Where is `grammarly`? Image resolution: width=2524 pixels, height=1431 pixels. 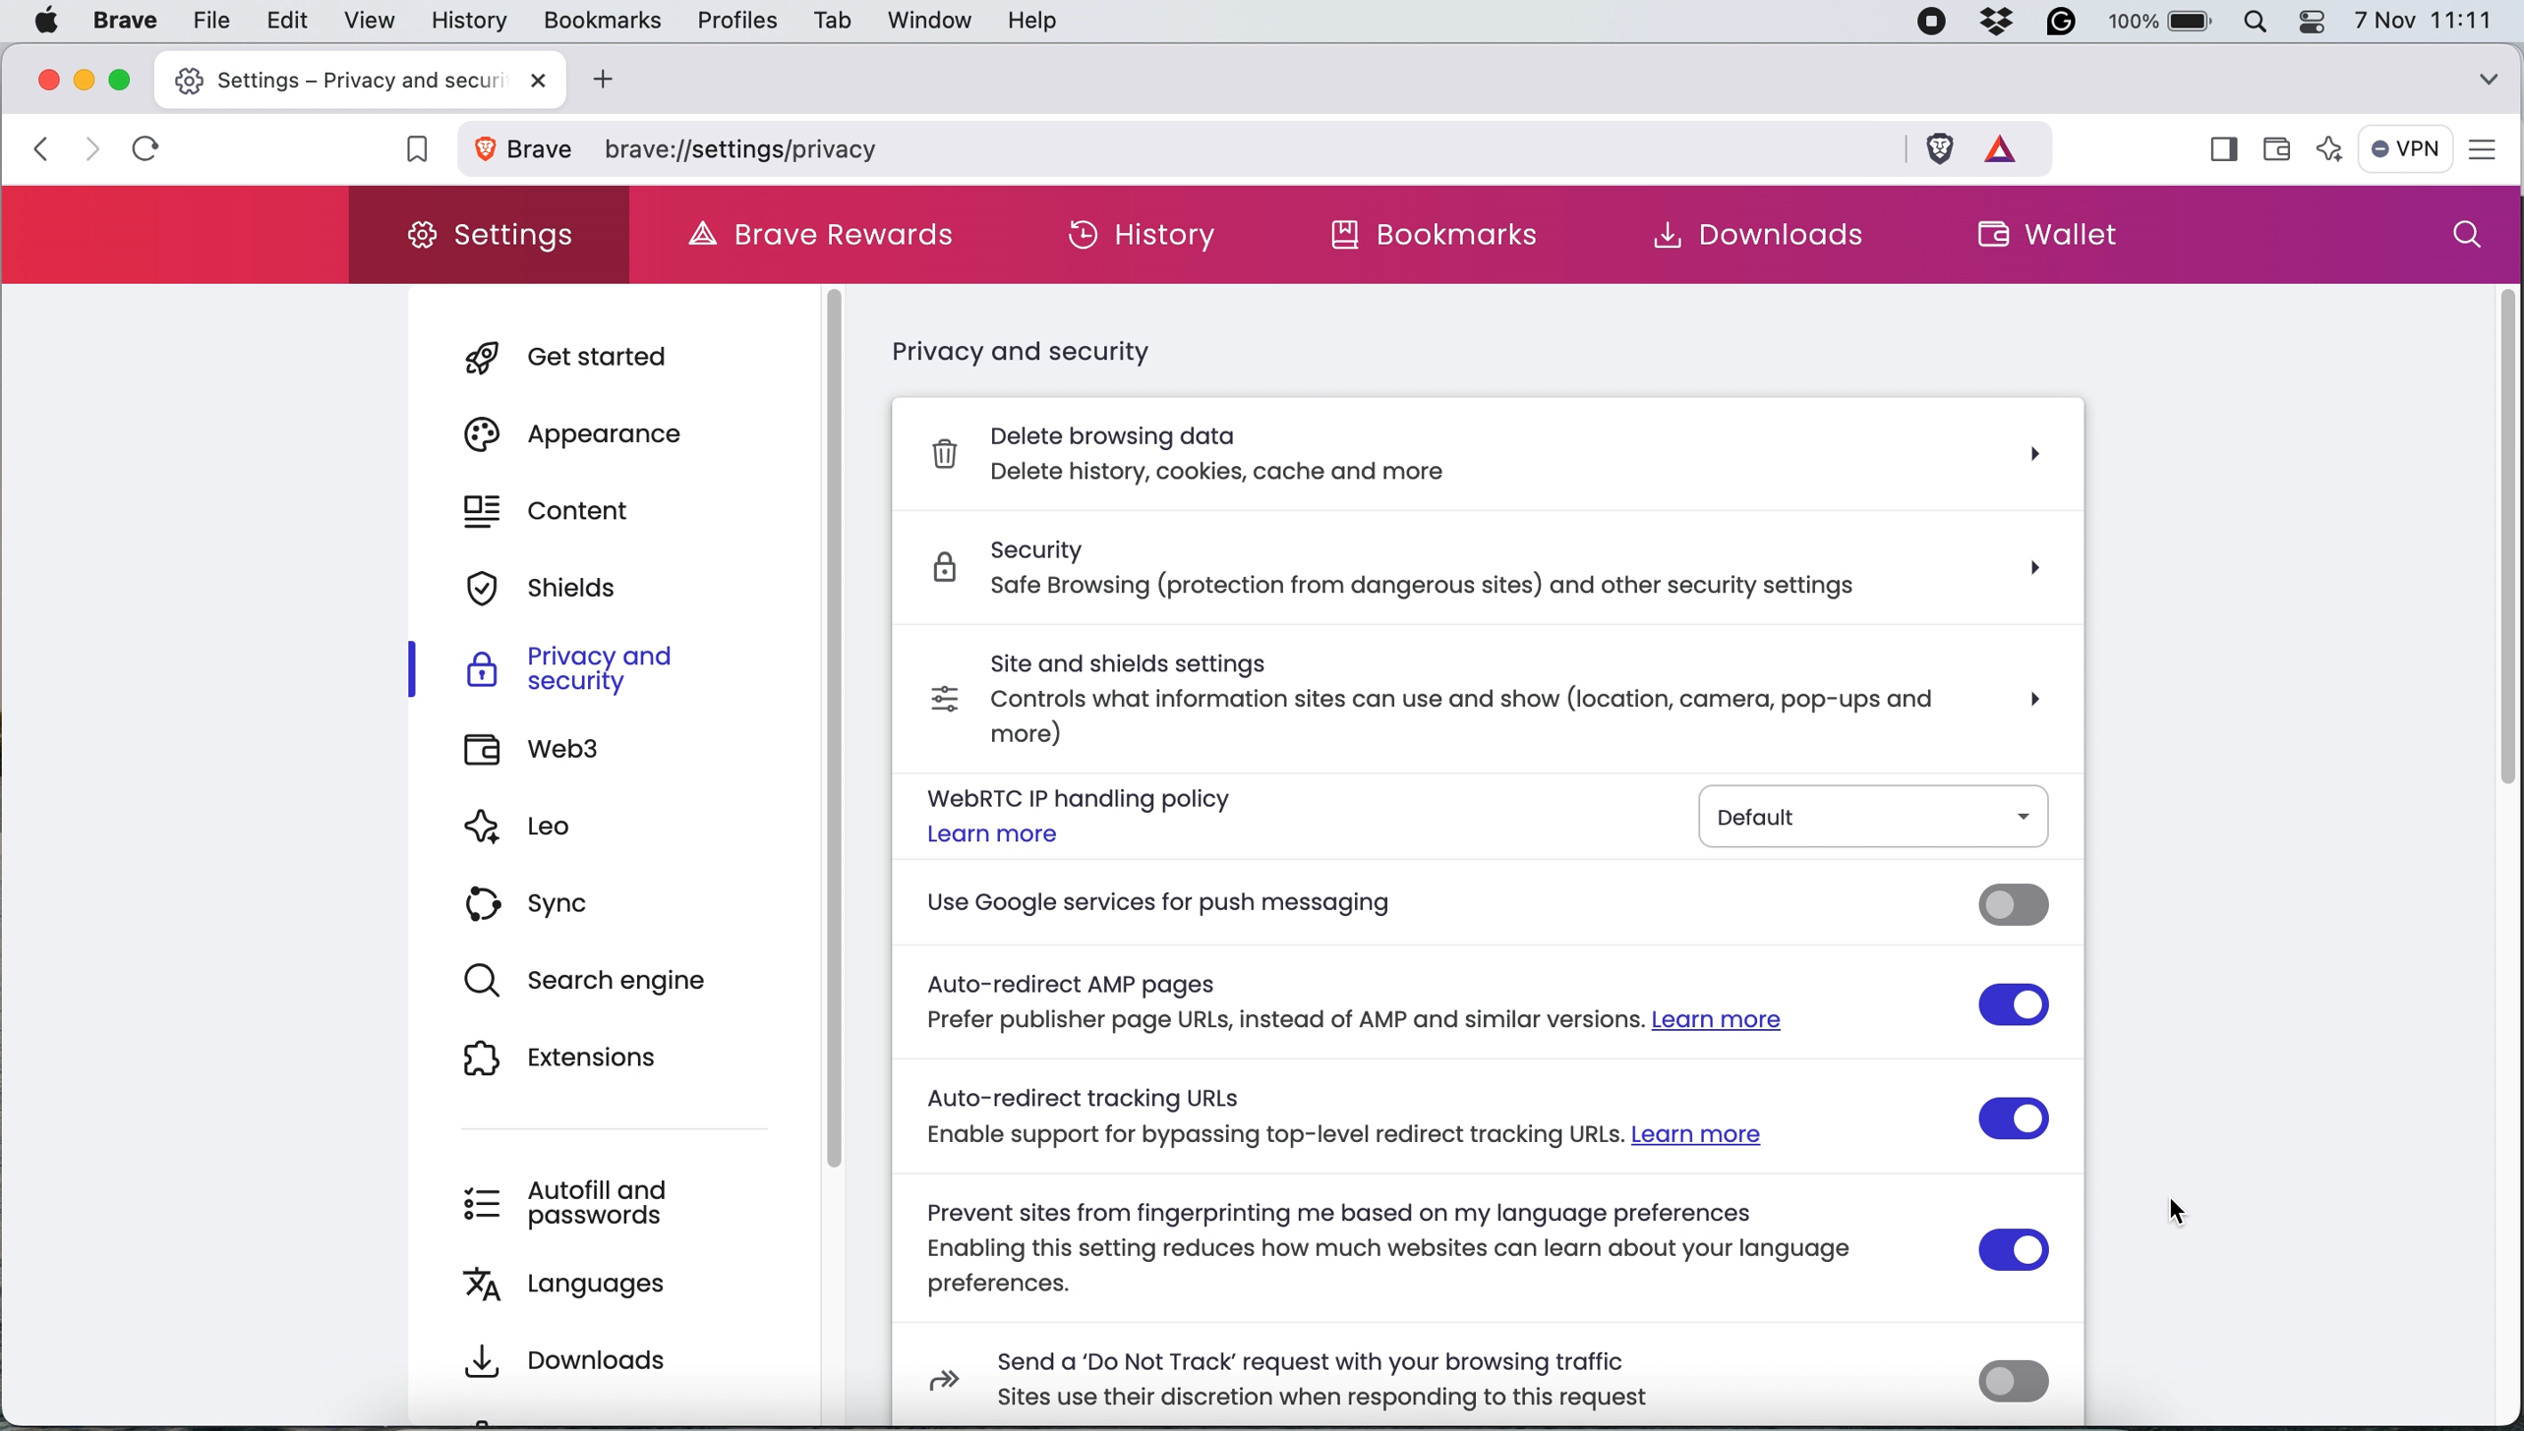 grammarly is located at coordinates (2068, 23).